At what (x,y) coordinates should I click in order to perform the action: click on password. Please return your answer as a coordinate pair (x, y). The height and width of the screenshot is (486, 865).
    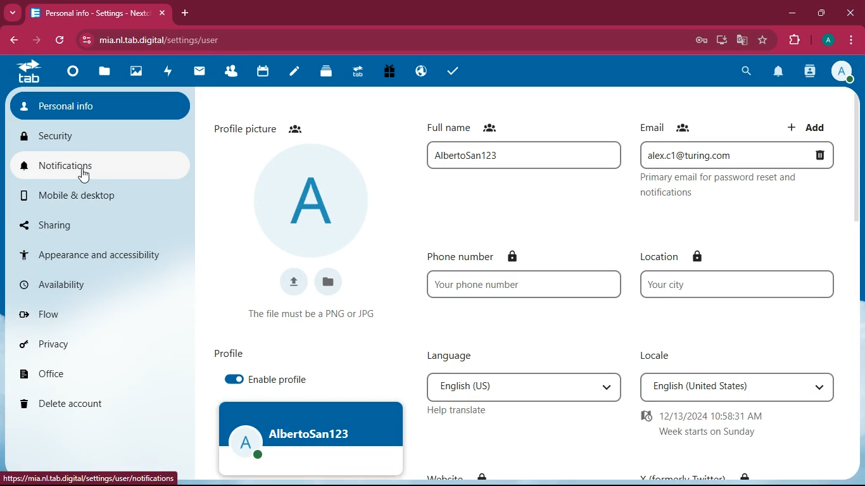
    Looking at the image, I should click on (702, 41).